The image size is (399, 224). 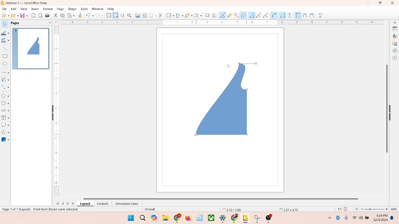 What do you see at coordinates (187, 15) in the screenshot?
I see `arrange` at bounding box center [187, 15].